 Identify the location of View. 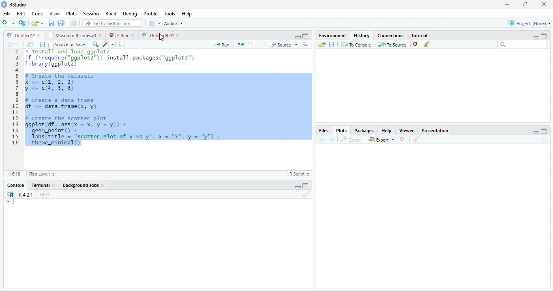
(54, 13).